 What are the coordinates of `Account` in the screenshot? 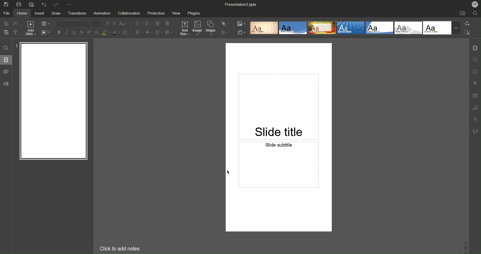 It's located at (475, 4).